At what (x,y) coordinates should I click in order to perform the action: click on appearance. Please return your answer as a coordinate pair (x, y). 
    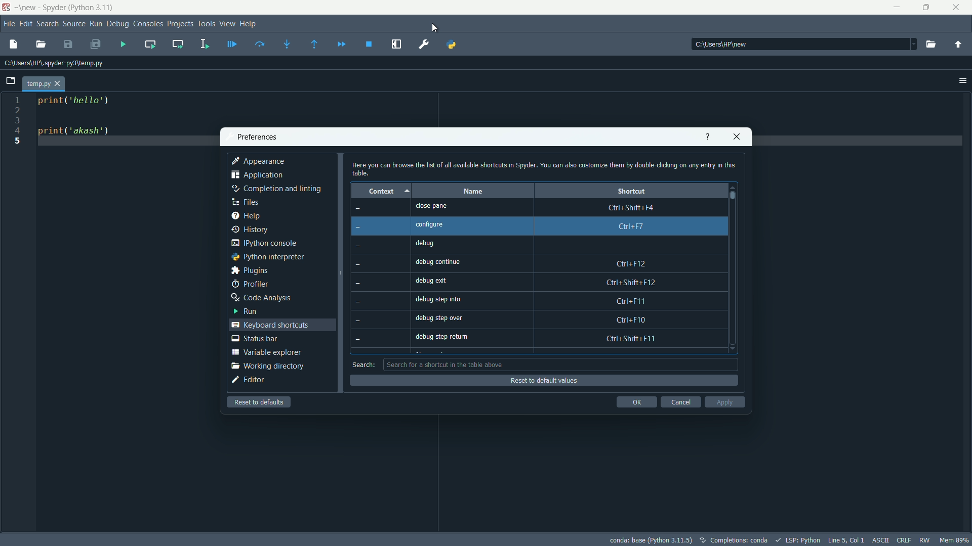
    Looking at the image, I should click on (259, 161).